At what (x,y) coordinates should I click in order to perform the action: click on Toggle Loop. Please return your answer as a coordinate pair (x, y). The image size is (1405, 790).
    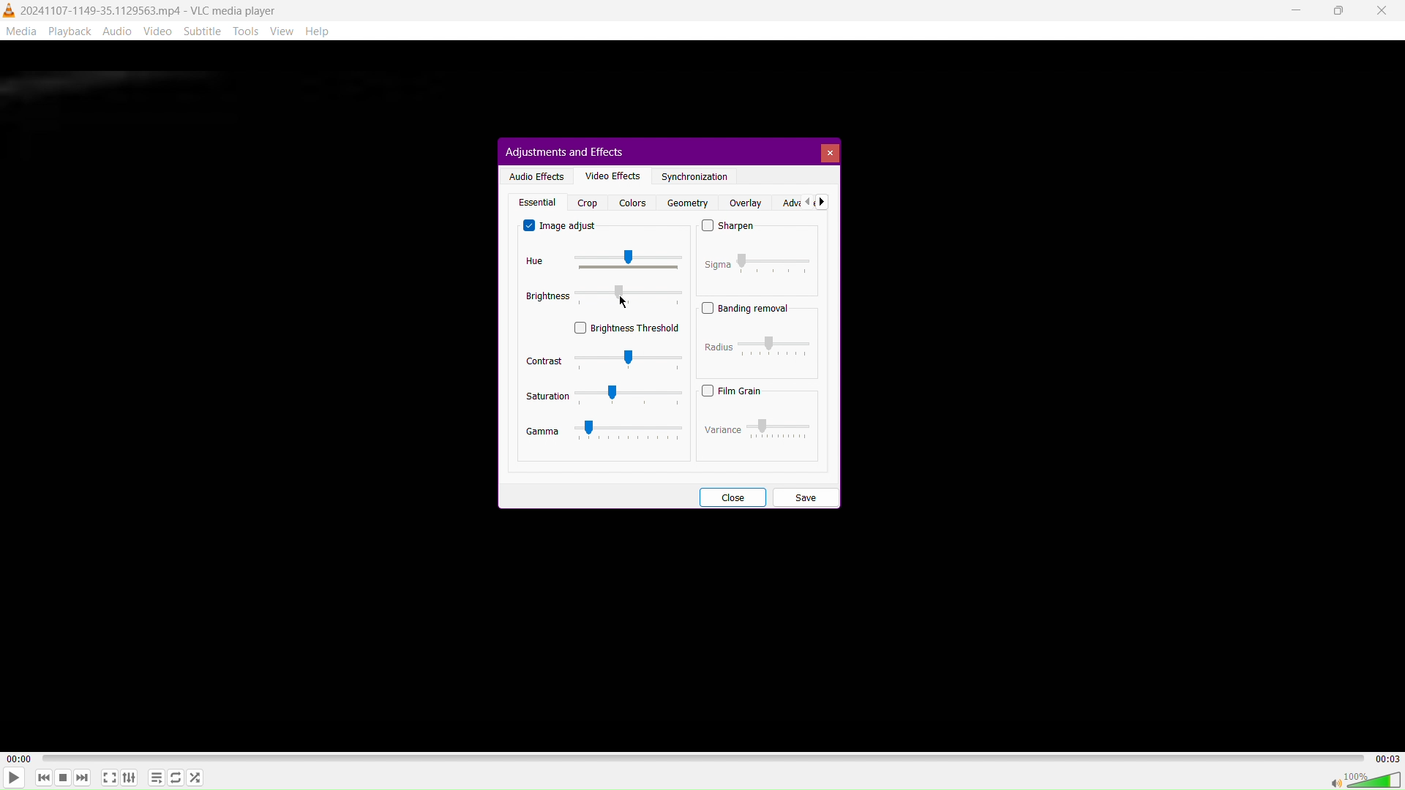
    Looking at the image, I should click on (176, 778).